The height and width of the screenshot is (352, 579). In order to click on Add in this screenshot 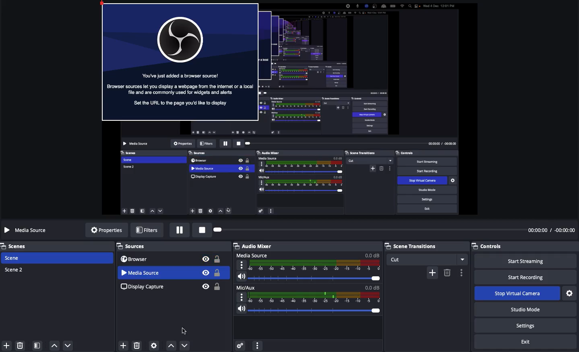, I will do `click(432, 273)`.